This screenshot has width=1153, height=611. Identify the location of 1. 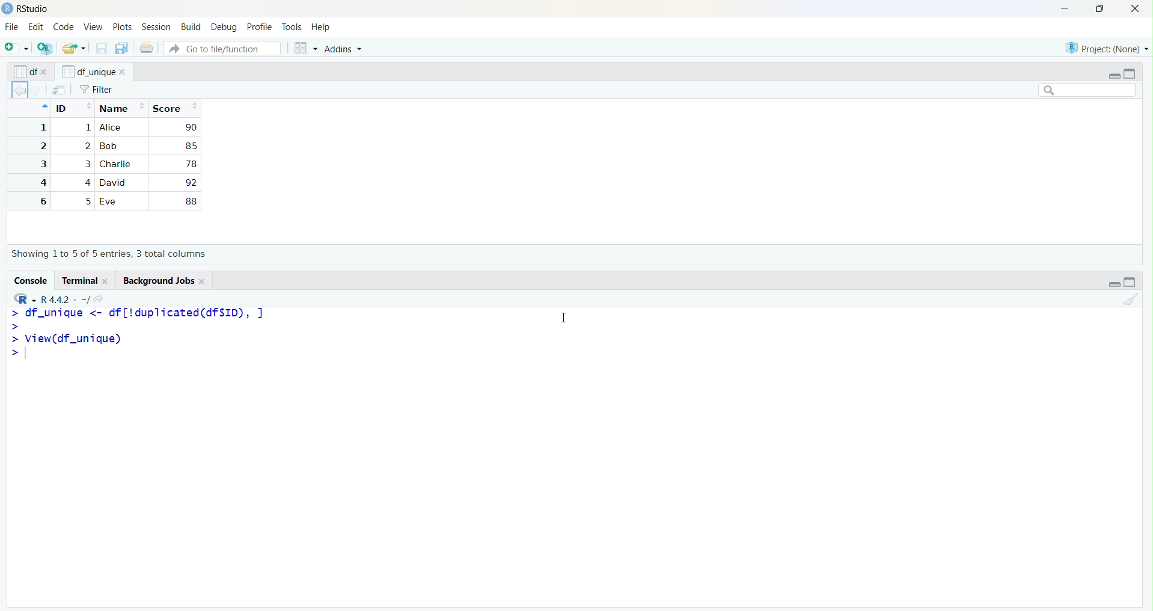
(87, 128).